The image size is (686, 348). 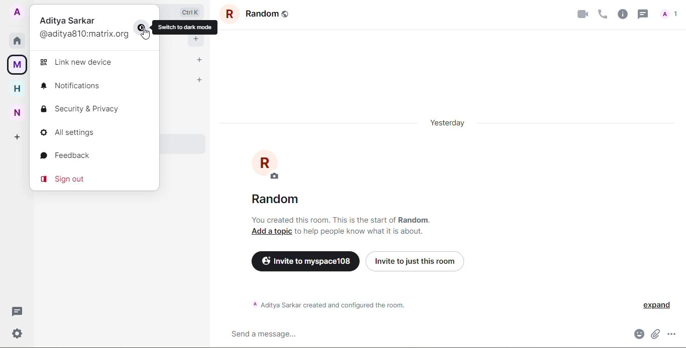 I want to click on add, so click(x=199, y=59).